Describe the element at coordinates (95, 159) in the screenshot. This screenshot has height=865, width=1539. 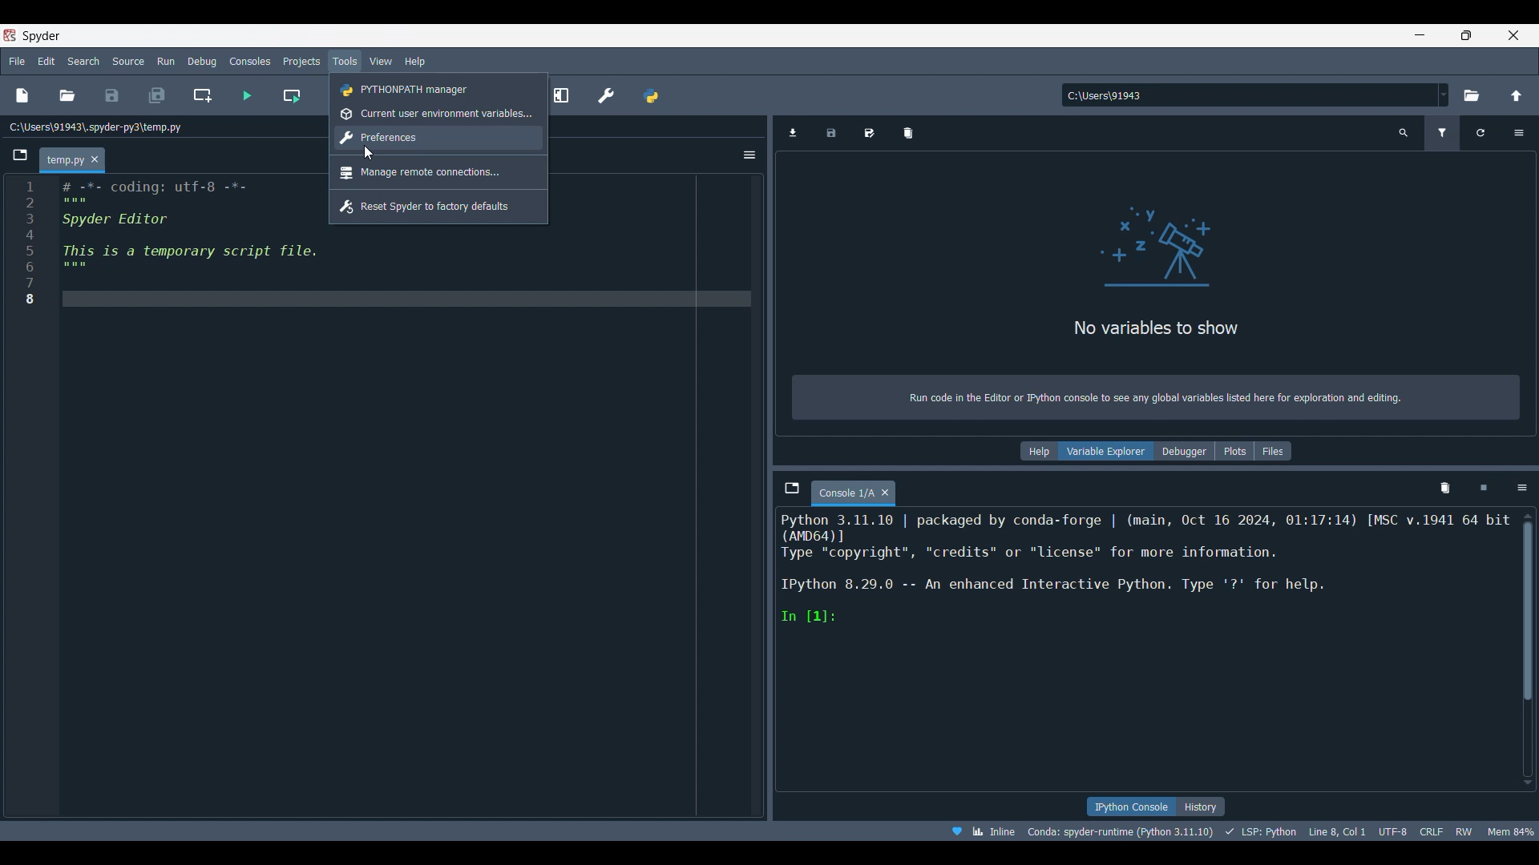
I see `Close tab` at that location.